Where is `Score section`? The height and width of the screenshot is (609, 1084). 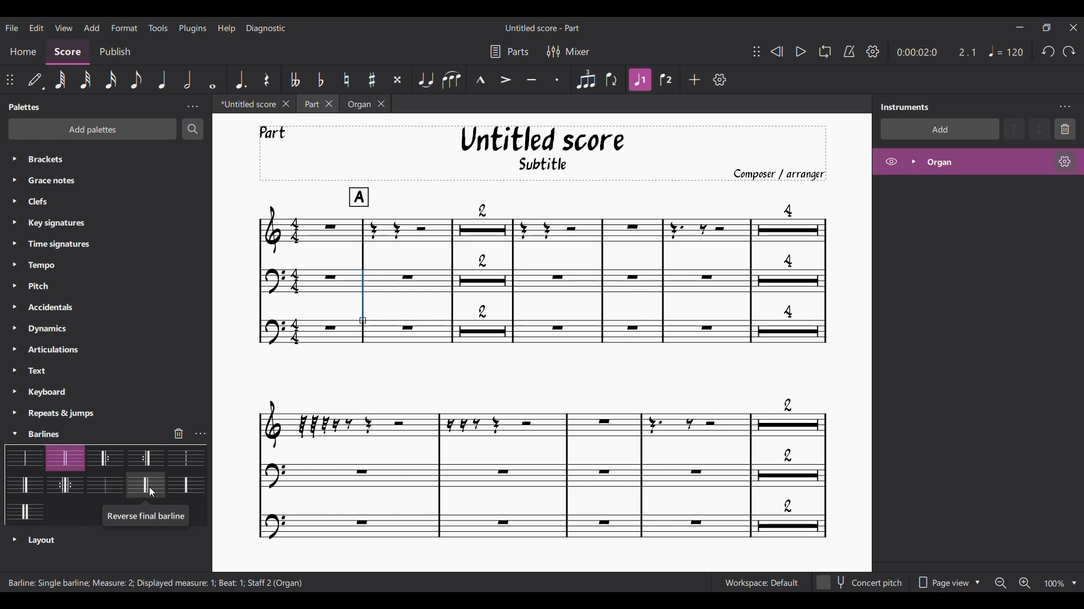 Score section is located at coordinates (67, 52).